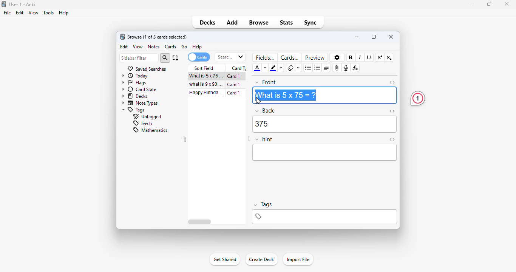  Describe the element at coordinates (208, 22) in the screenshot. I see `decks` at that location.